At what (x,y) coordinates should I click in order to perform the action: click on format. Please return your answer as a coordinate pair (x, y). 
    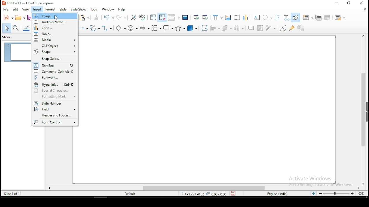
    Looking at the image, I should click on (51, 10).